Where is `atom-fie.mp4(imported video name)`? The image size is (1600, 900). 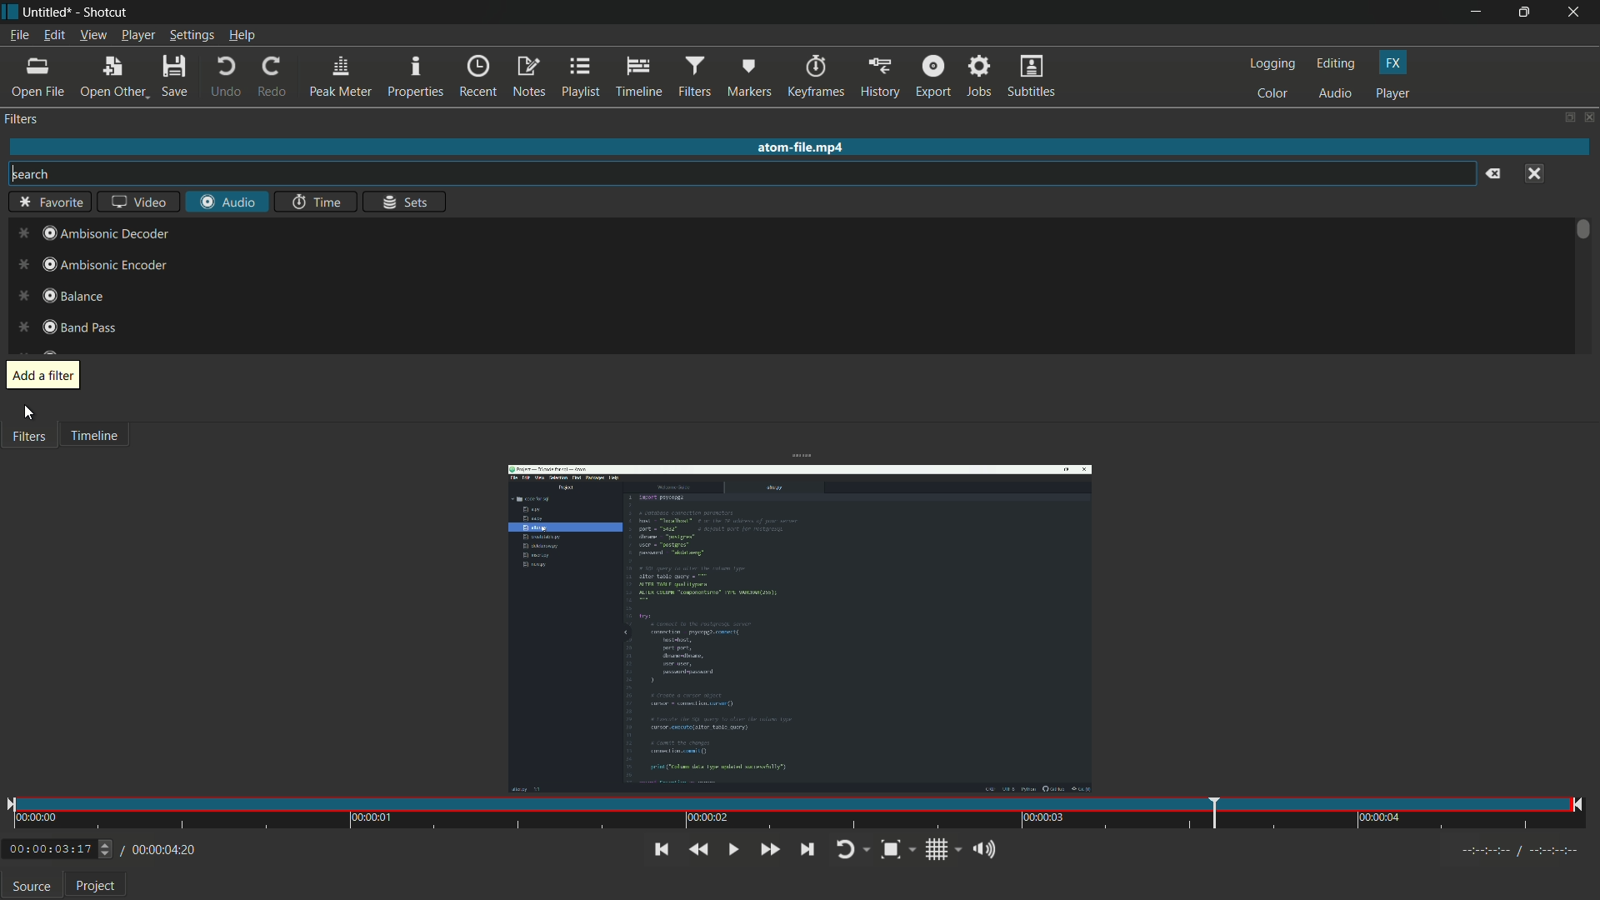 atom-fie.mp4(imported video name) is located at coordinates (797, 147).